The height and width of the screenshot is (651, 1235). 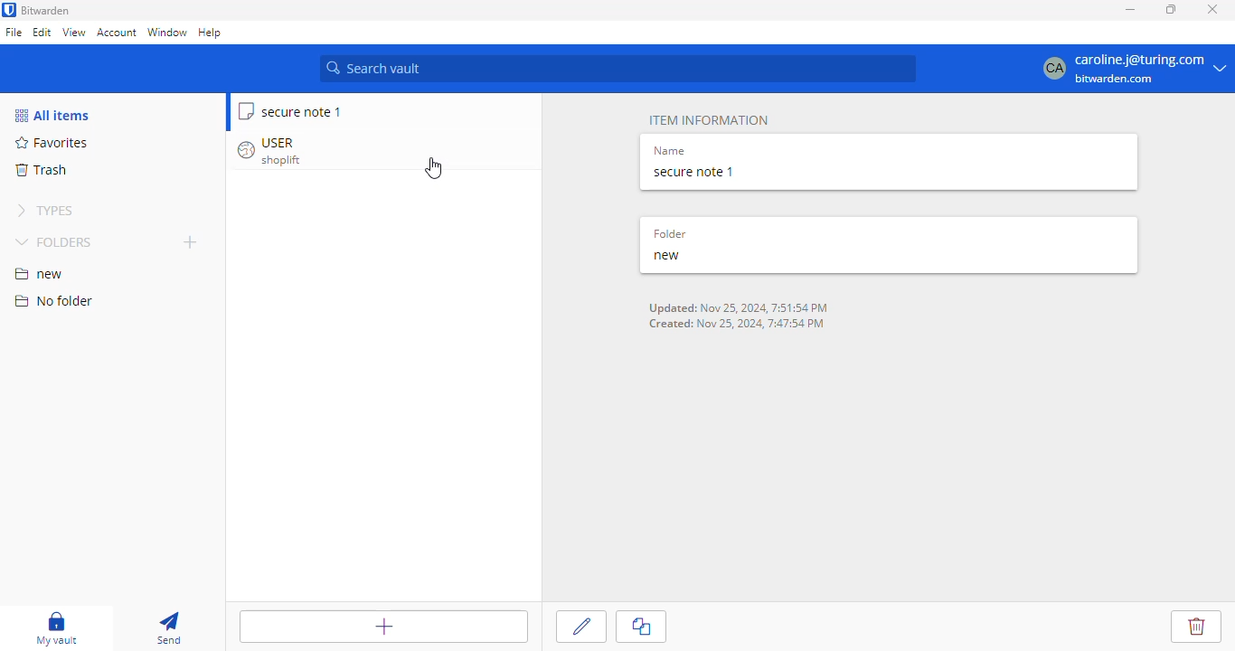 I want to click on item information, so click(x=708, y=120).